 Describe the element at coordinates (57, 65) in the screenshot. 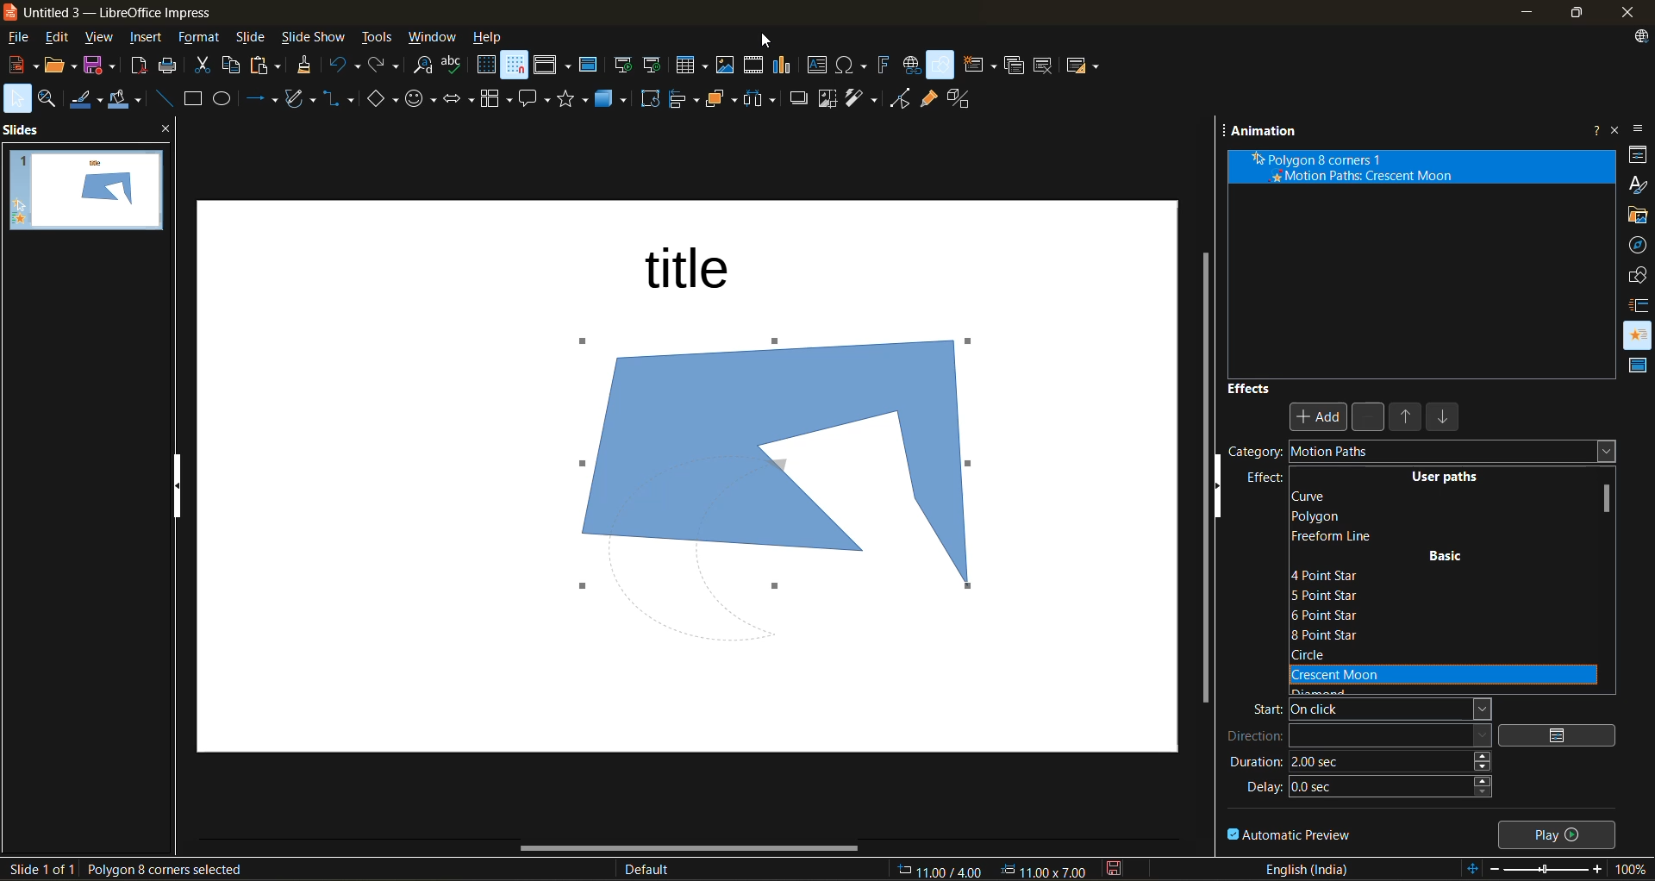

I see `open` at that location.